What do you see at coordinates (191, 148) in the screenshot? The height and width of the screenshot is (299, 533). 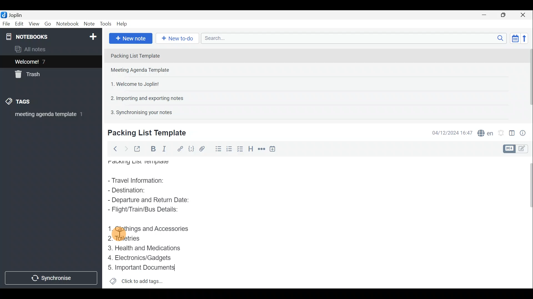 I see `Code` at bounding box center [191, 148].